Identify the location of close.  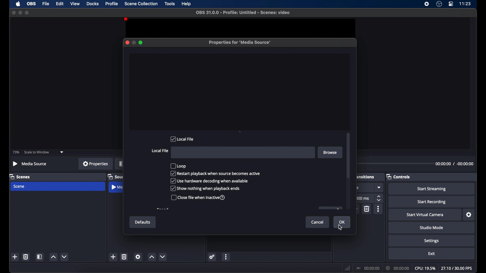
(127, 42).